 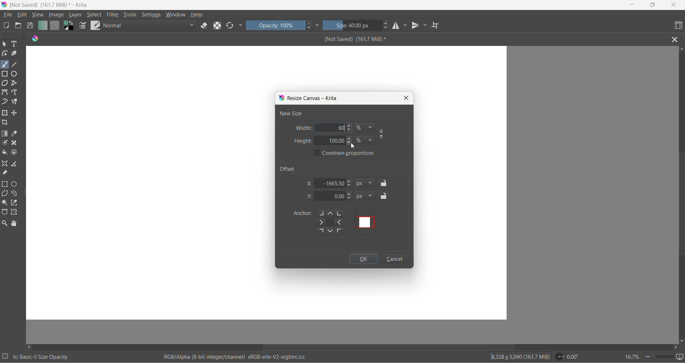 What do you see at coordinates (153, 15) in the screenshot?
I see `settings` at bounding box center [153, 15].